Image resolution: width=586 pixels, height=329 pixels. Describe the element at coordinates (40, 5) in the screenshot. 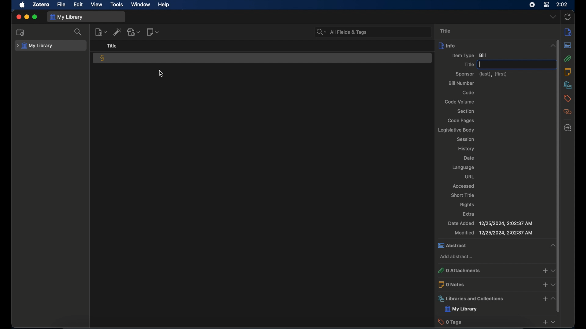

I see `zotero` at that location.